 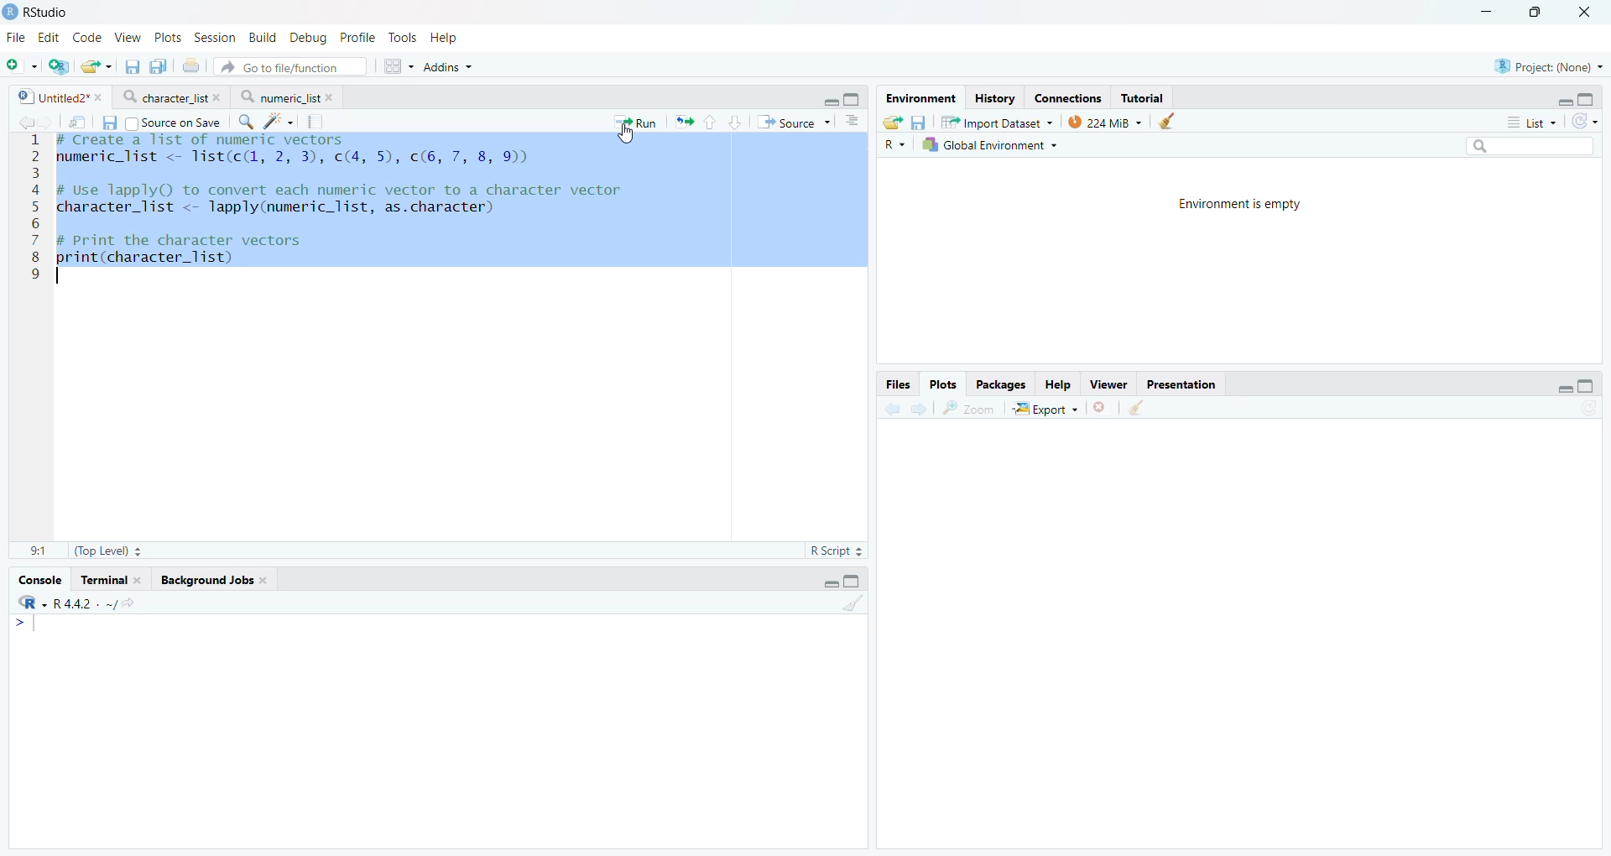 I want to click on (Top Level), so click(x=107, y=551).